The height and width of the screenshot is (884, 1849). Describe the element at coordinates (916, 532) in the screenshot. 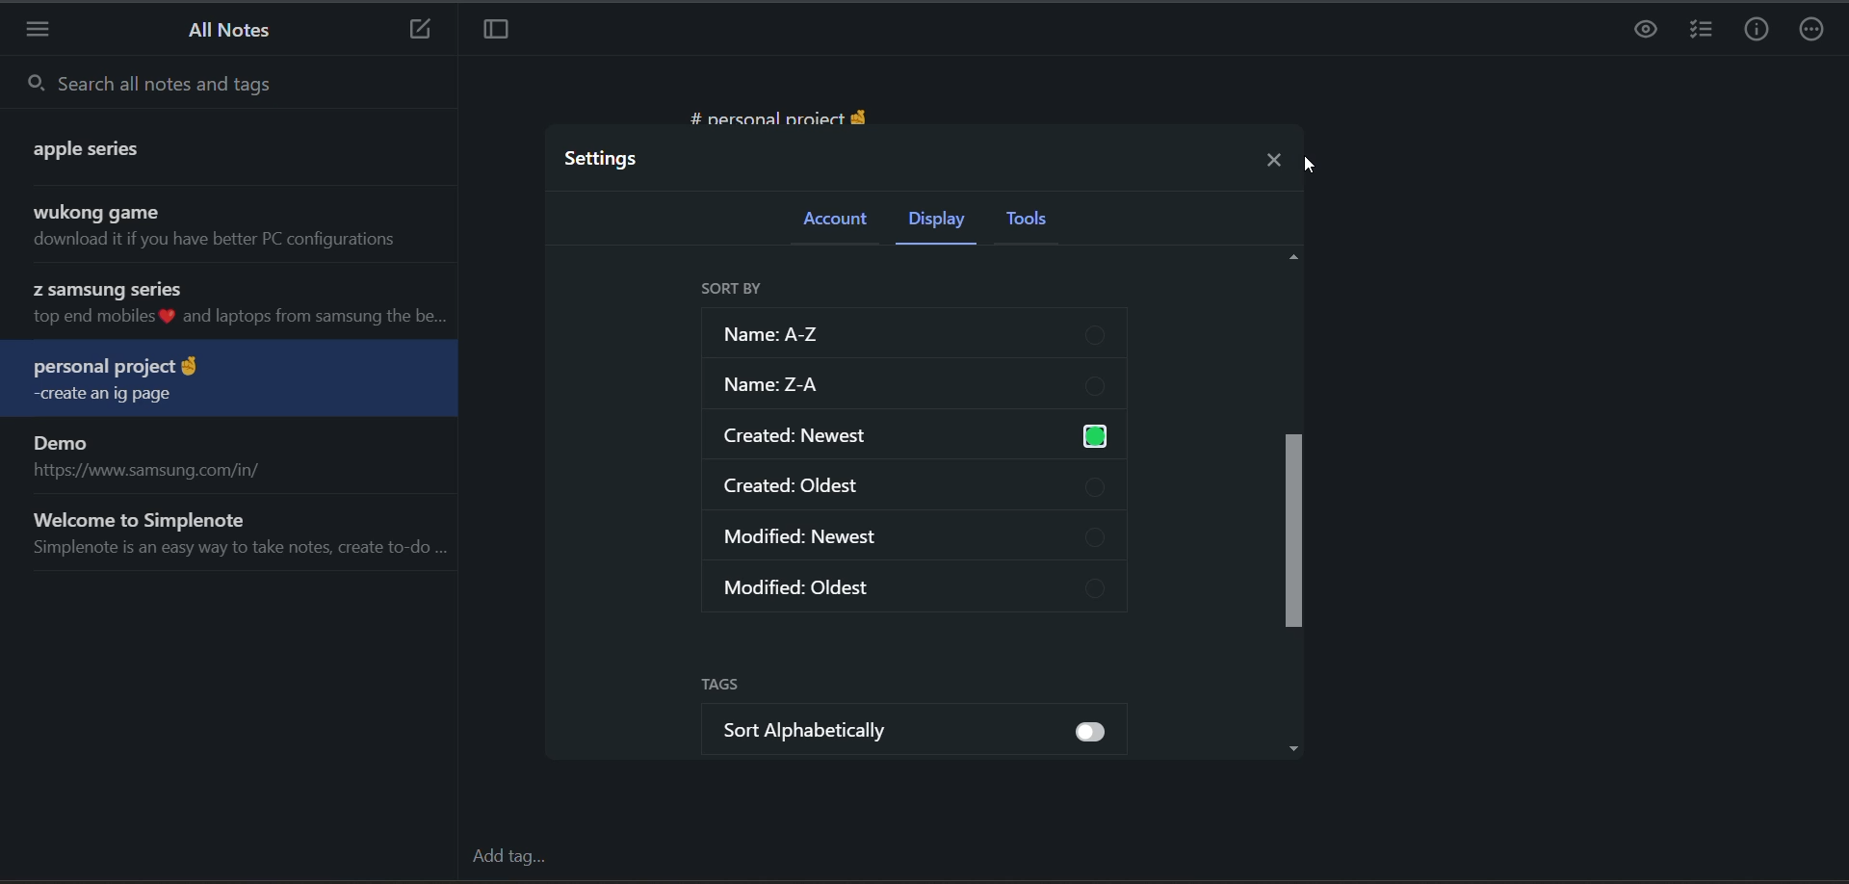

I see `modified newest` at that location.